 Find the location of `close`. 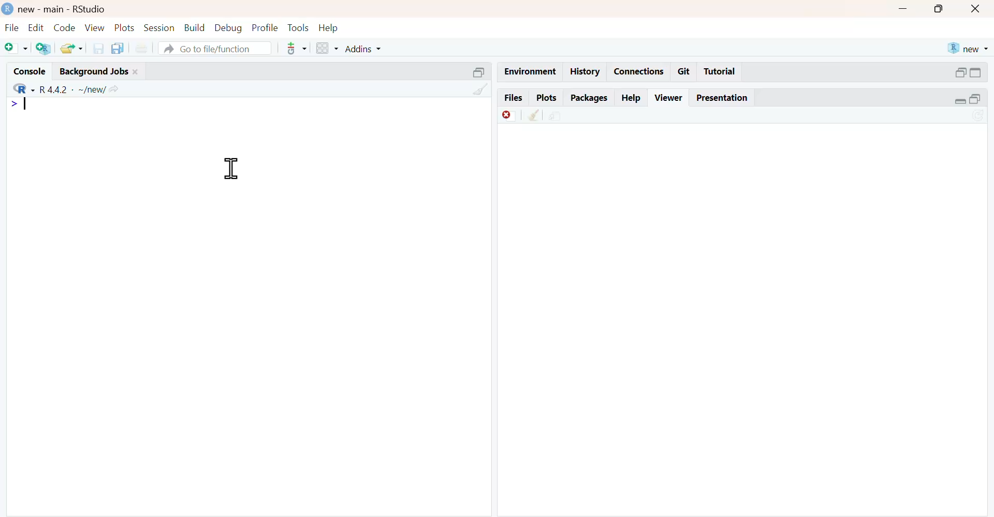

close is located at coordinates (975, 9).